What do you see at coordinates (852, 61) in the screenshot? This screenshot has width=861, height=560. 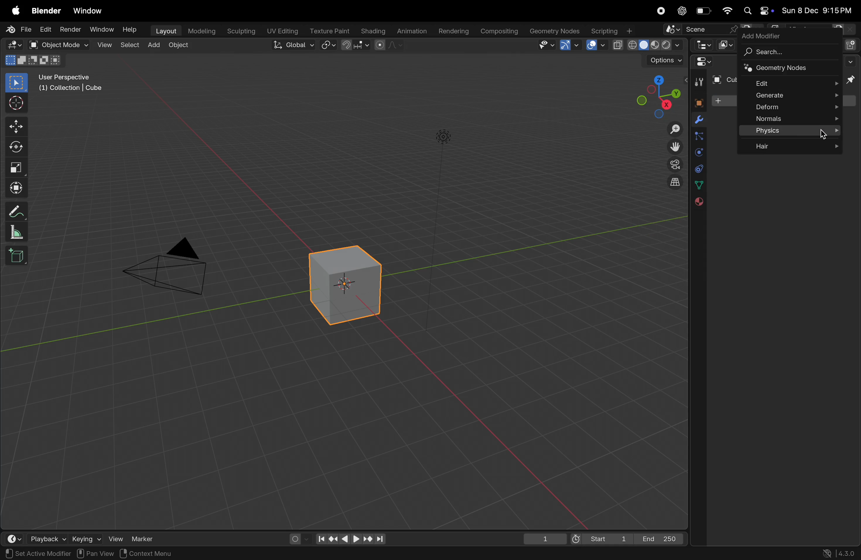 I see `drop down` at bounding box center [852, 61].